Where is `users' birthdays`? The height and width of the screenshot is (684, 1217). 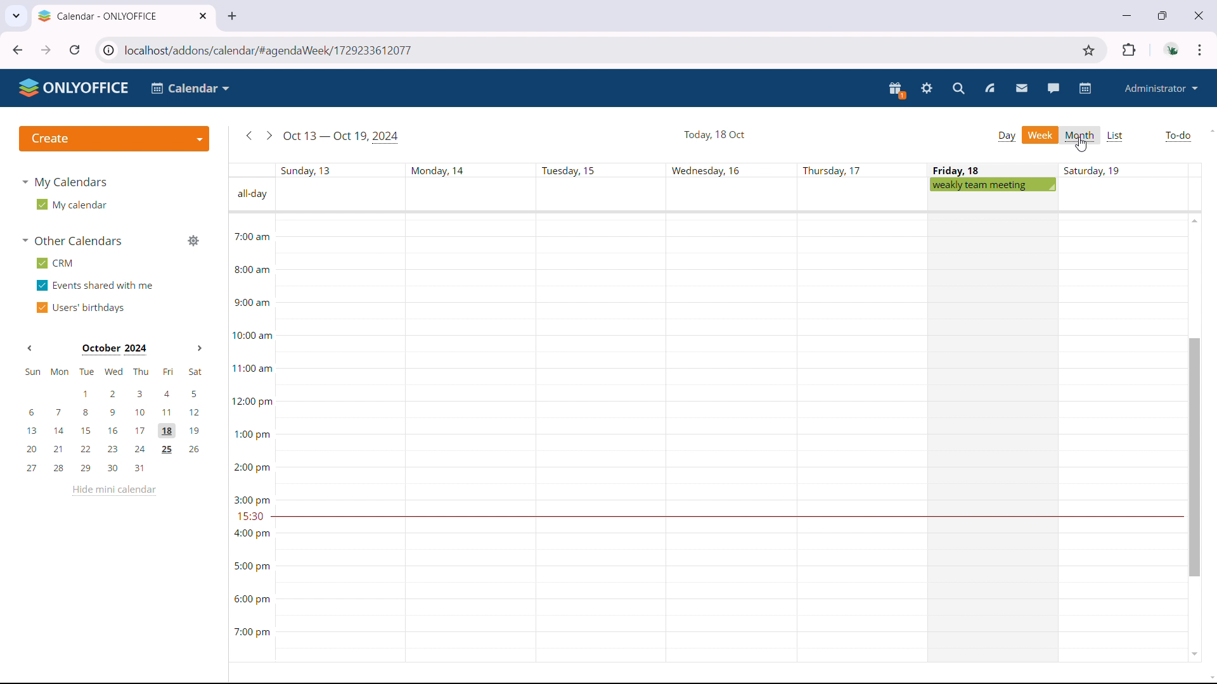 users' birthdays is located at coordinates (82, 307).